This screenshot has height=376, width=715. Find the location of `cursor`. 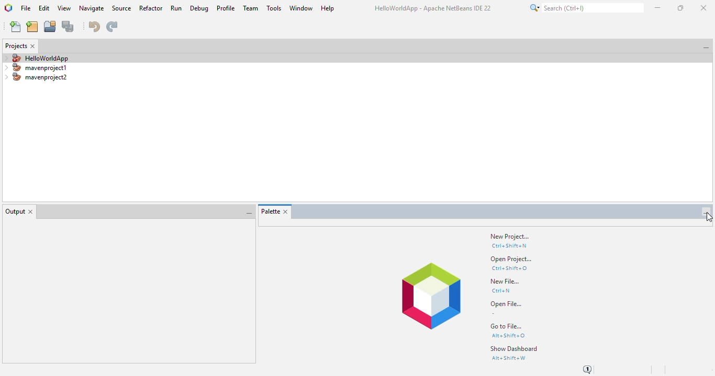

cursor is located at coordinates (708, 218).